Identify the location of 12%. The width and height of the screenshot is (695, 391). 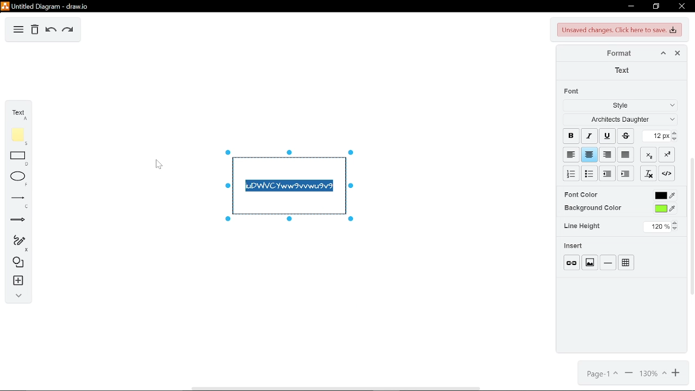
(657, 226).